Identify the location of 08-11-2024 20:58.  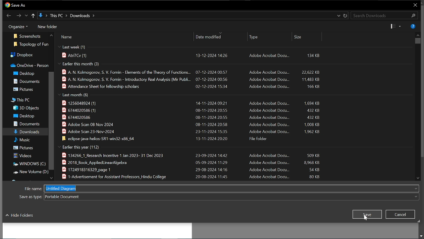
(209, 124).